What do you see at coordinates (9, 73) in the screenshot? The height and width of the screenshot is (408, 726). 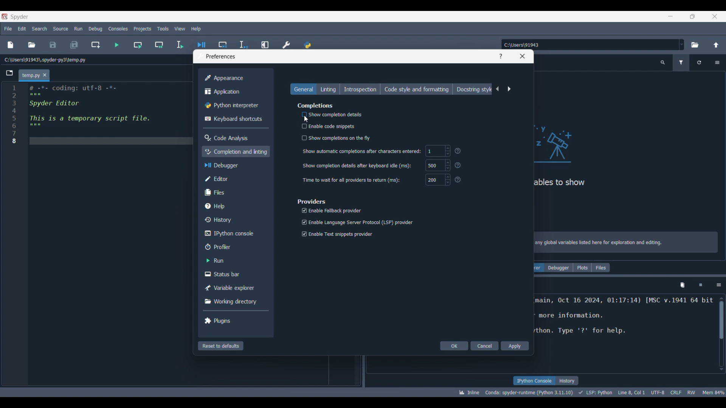 I see `Browse tabs` at bounding box center [9, 73].